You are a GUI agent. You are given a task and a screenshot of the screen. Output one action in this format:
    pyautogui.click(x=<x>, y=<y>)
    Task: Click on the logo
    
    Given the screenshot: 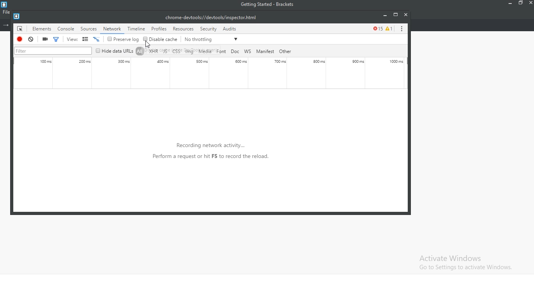 What is the action you would take?
    pyautogui.click(x=17, y=15)
    